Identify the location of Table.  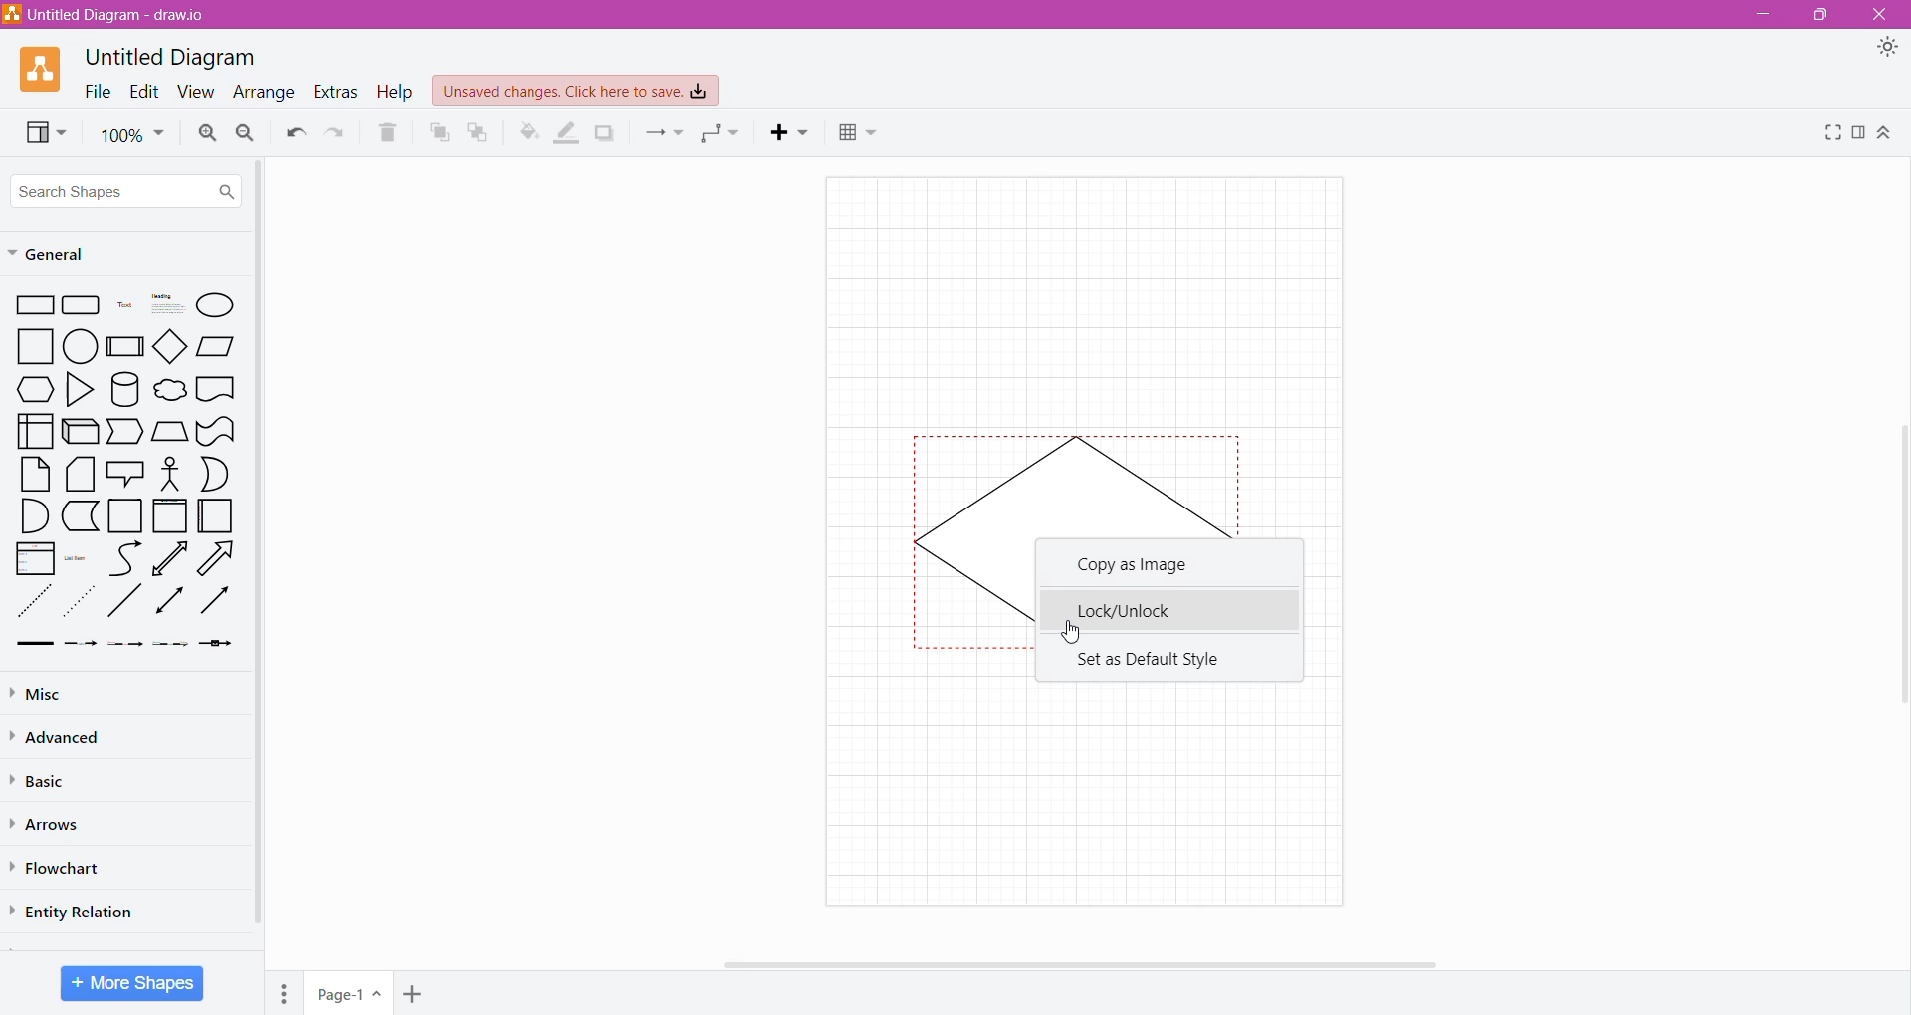
(858, 135).